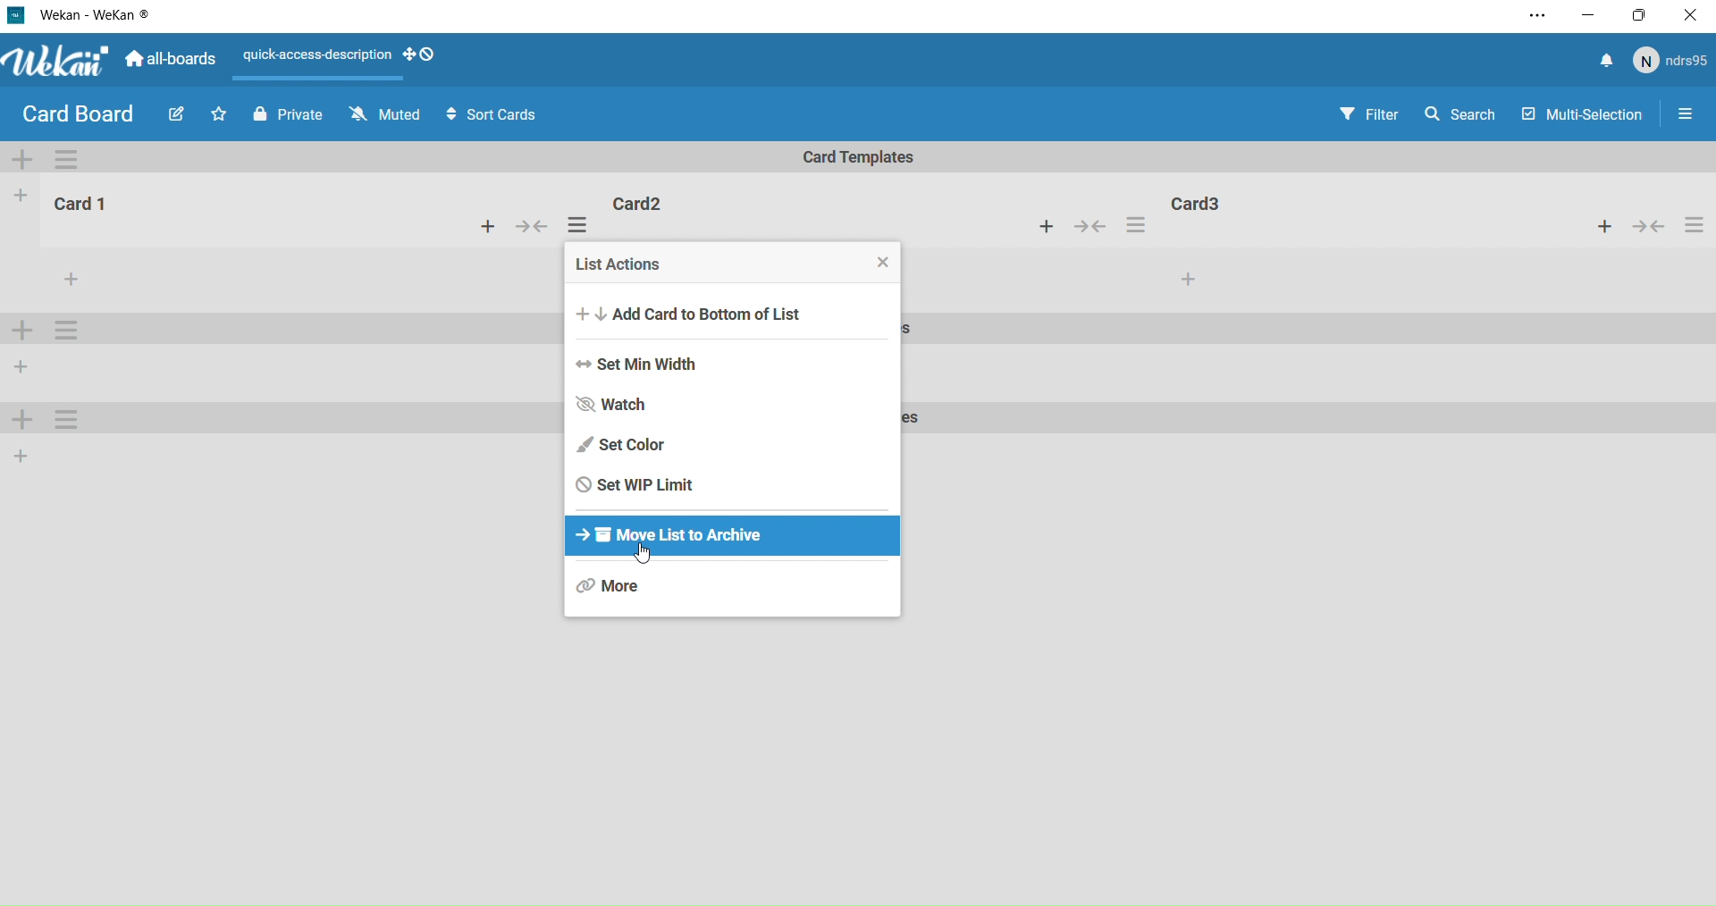  I want to click on add, so click(18, 197).